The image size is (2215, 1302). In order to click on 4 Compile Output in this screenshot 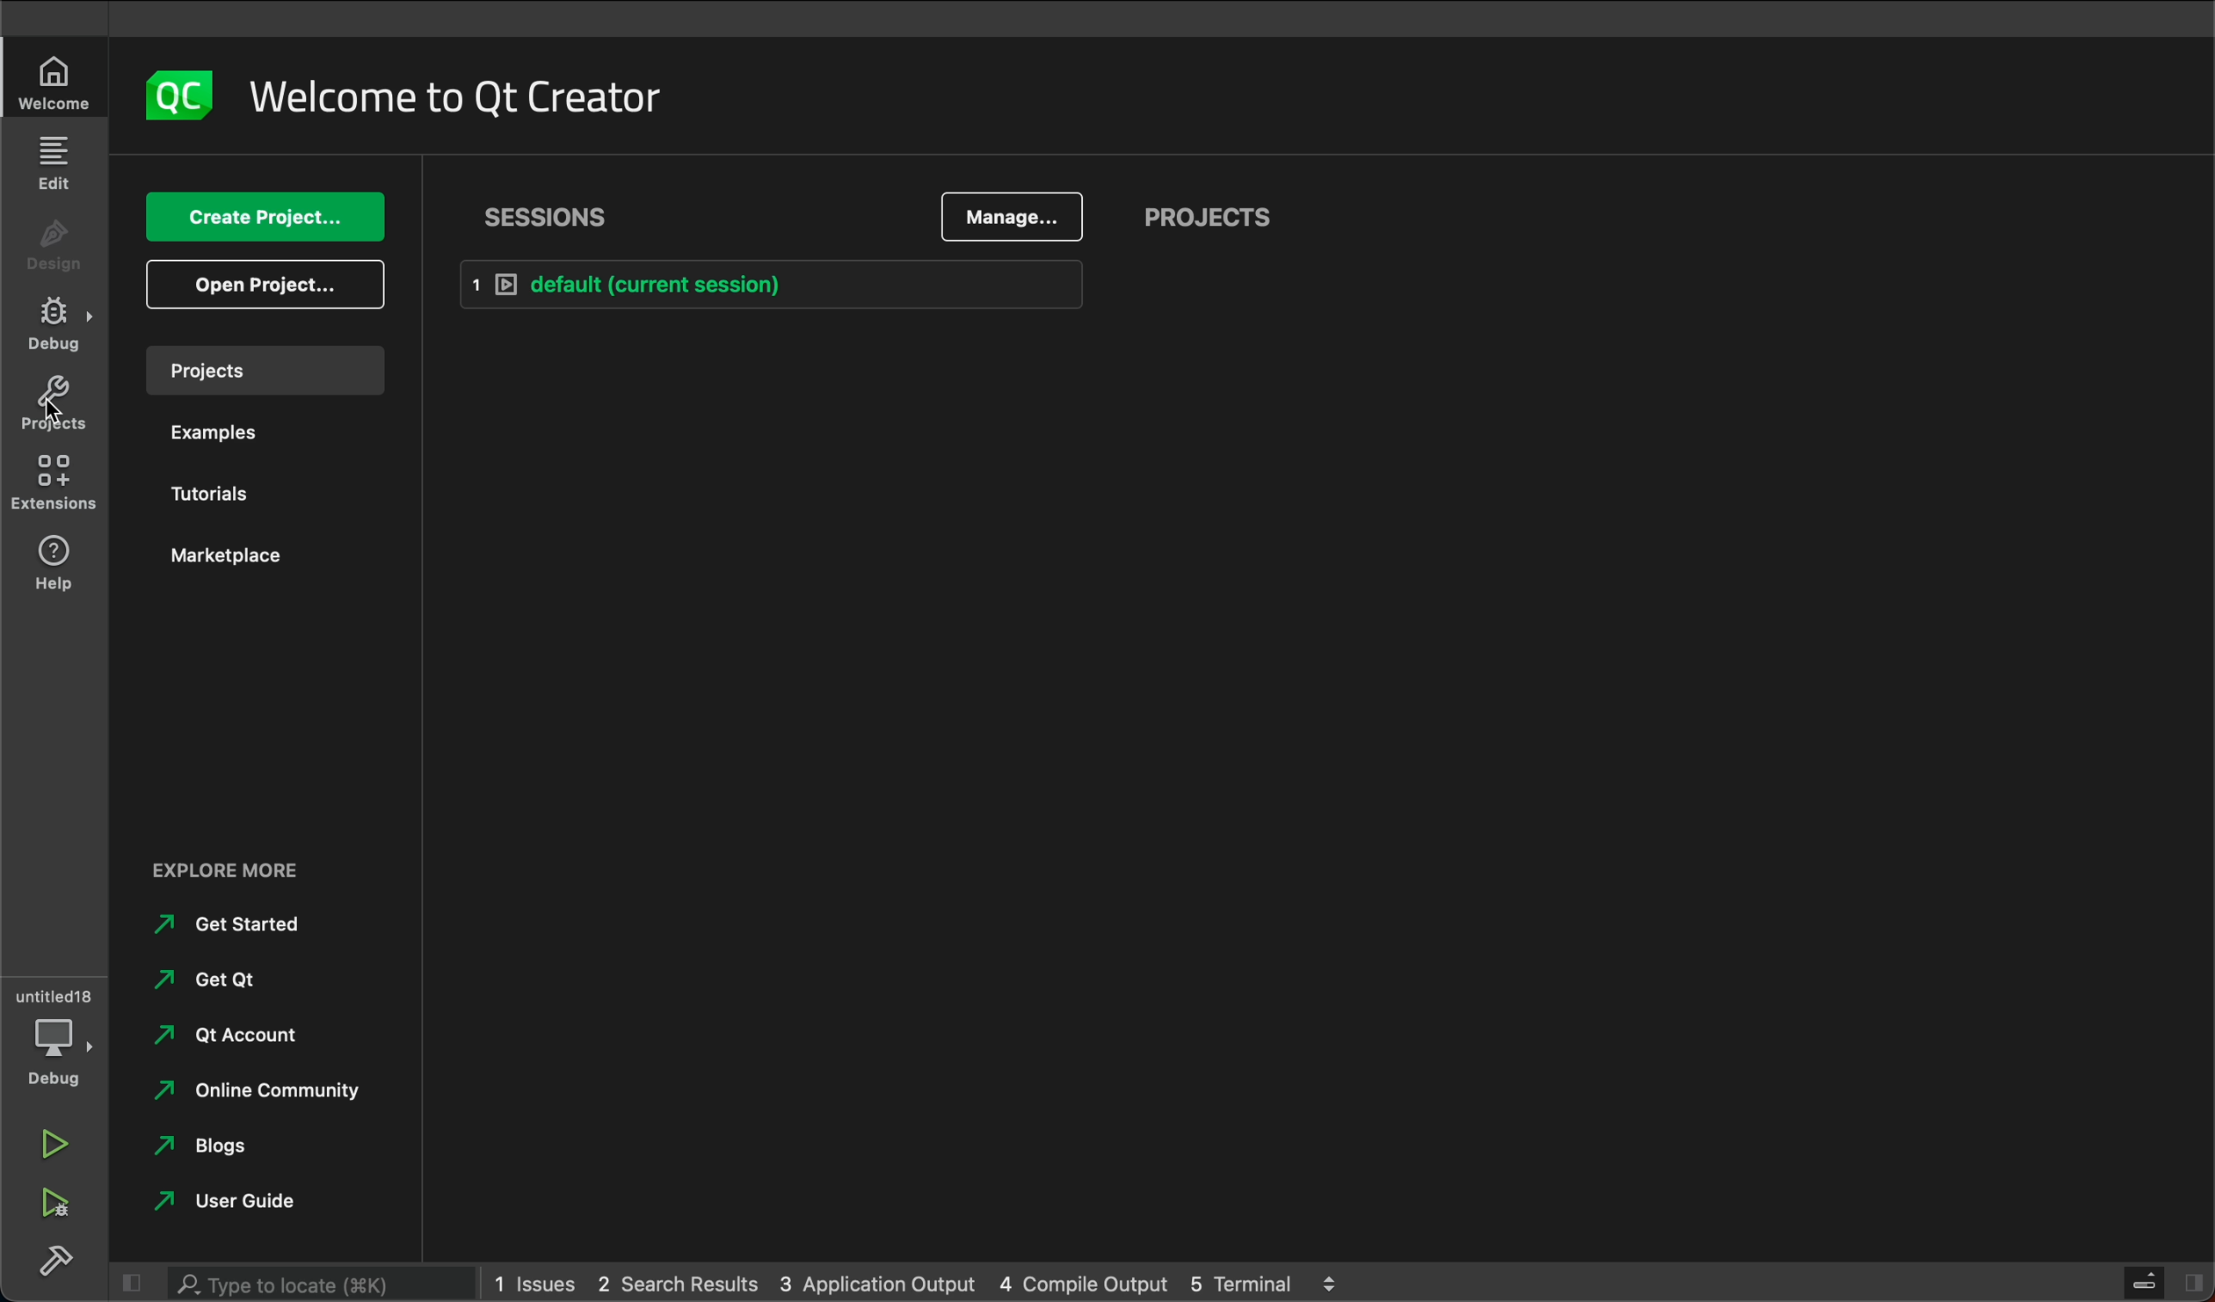, I will do `click(1081, 1281)`.